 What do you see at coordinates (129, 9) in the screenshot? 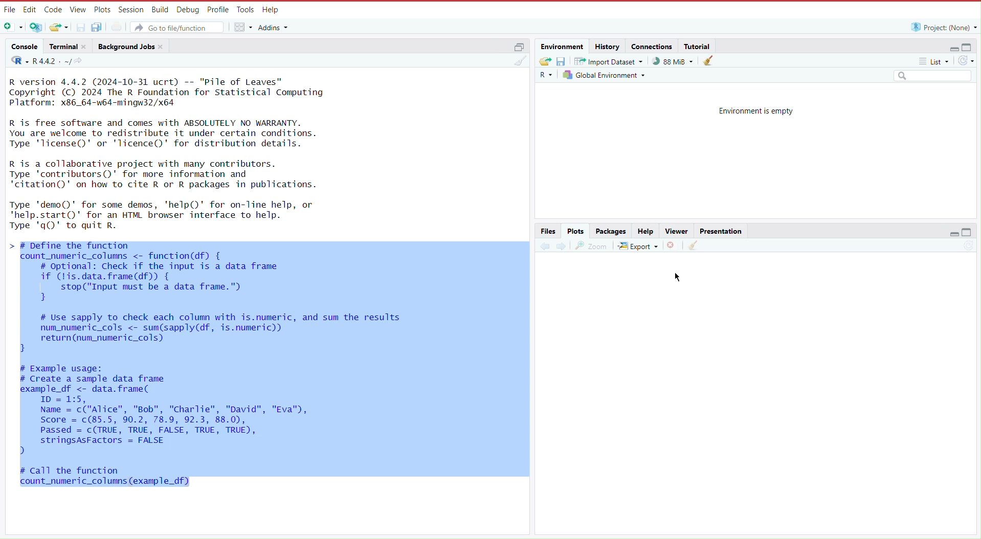
I see `Session` at bounding box center [129, 9].